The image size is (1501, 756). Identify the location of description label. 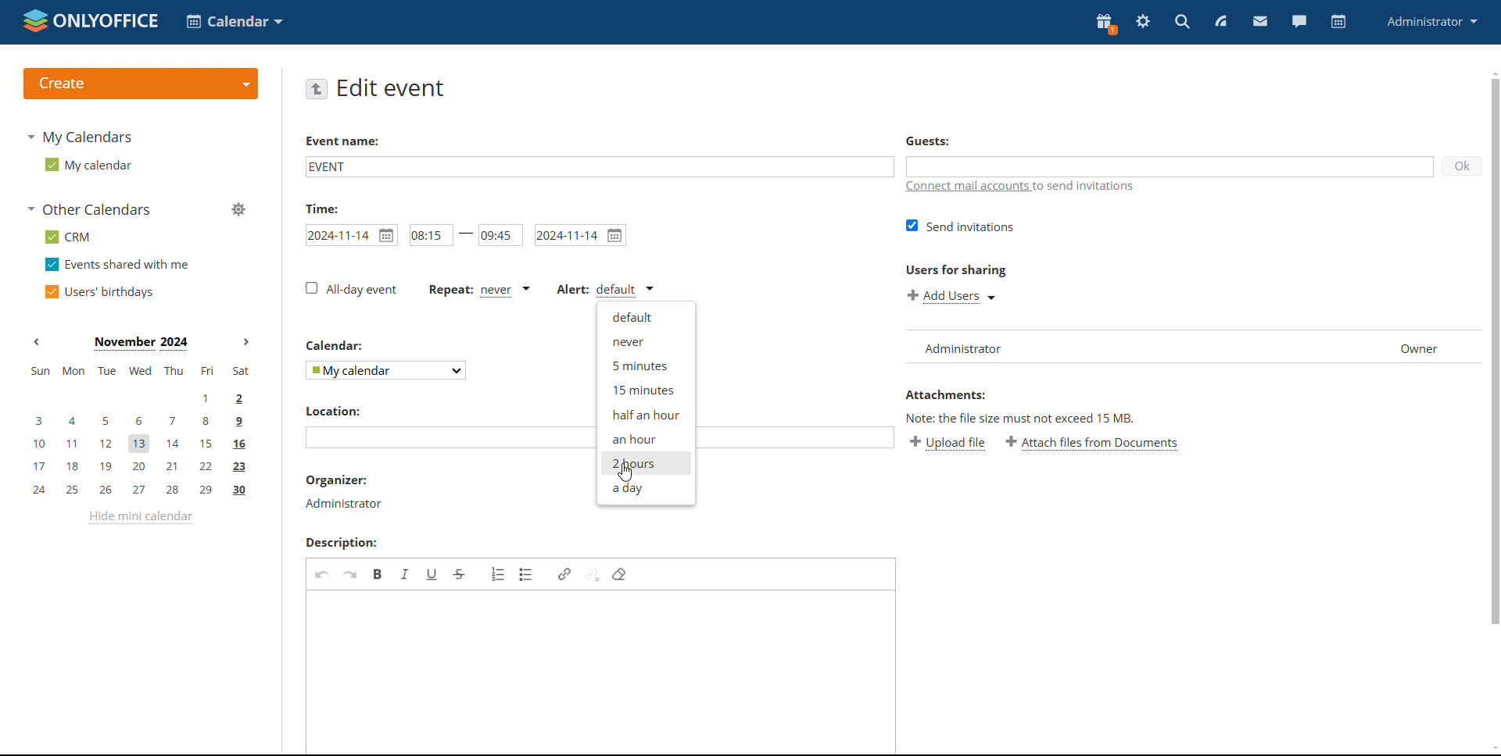
(345, 541).